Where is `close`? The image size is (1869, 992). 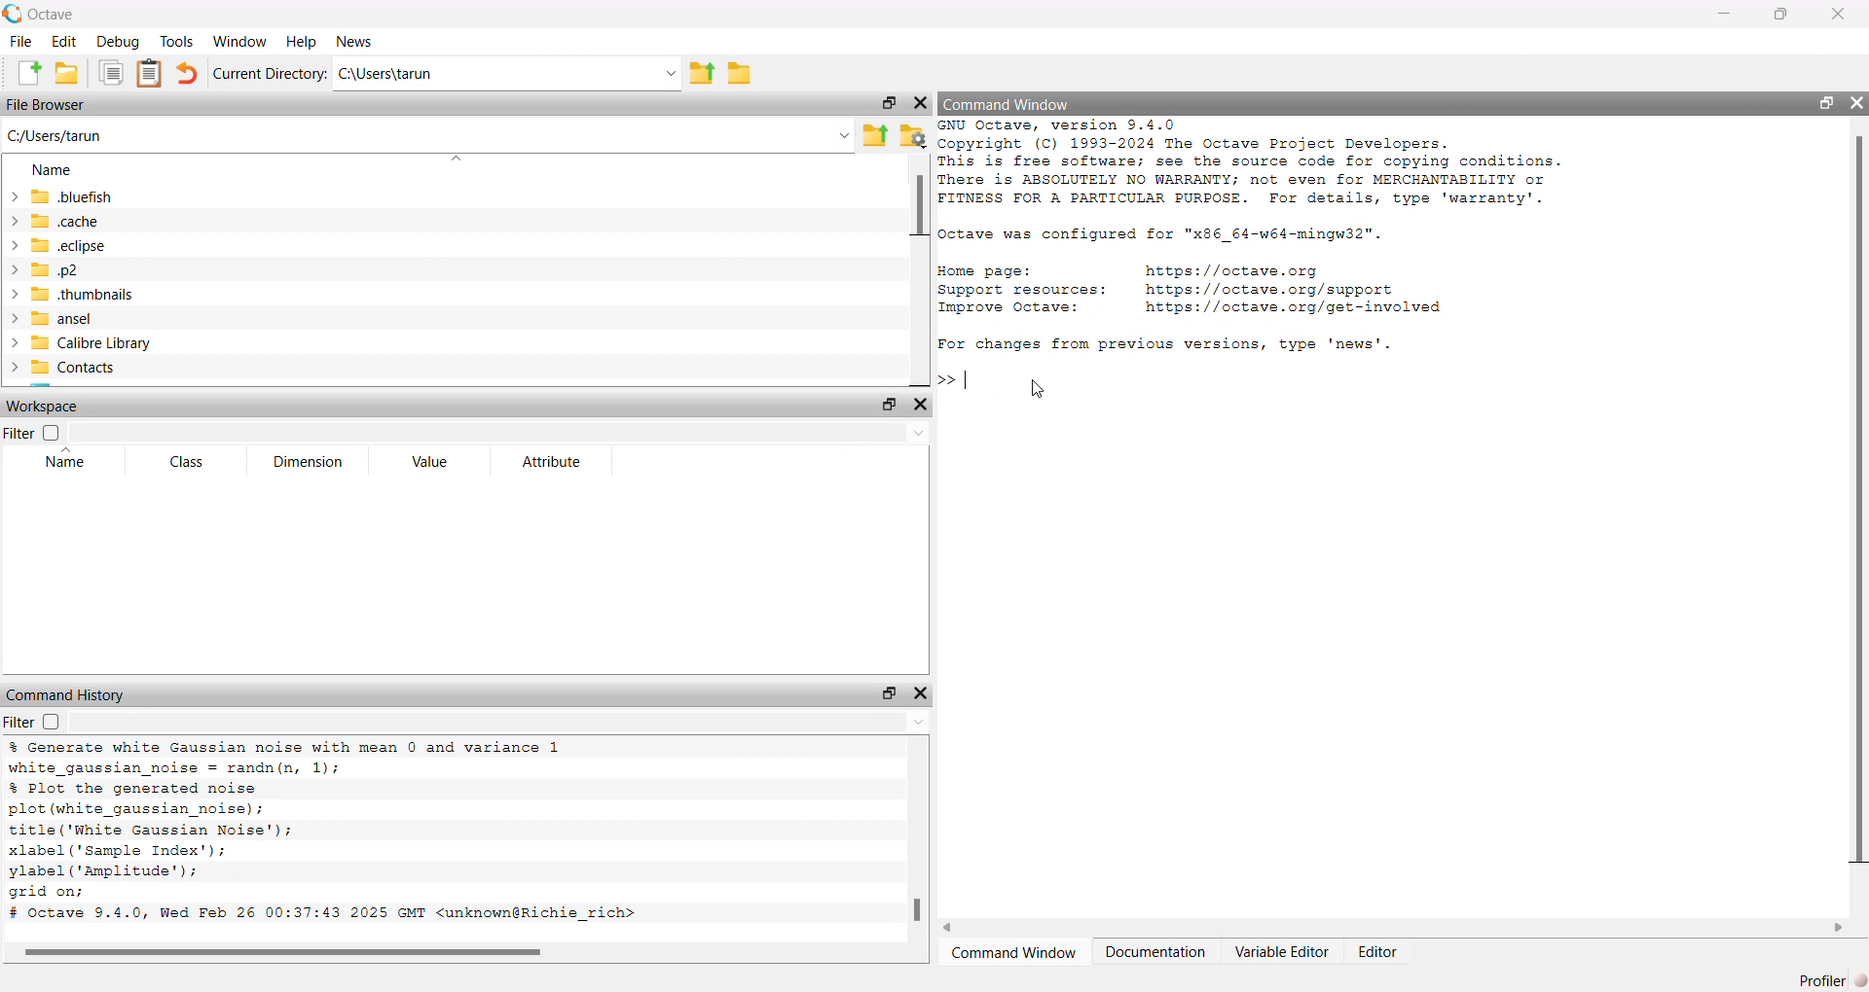 close is located at coordinates (924, 103).